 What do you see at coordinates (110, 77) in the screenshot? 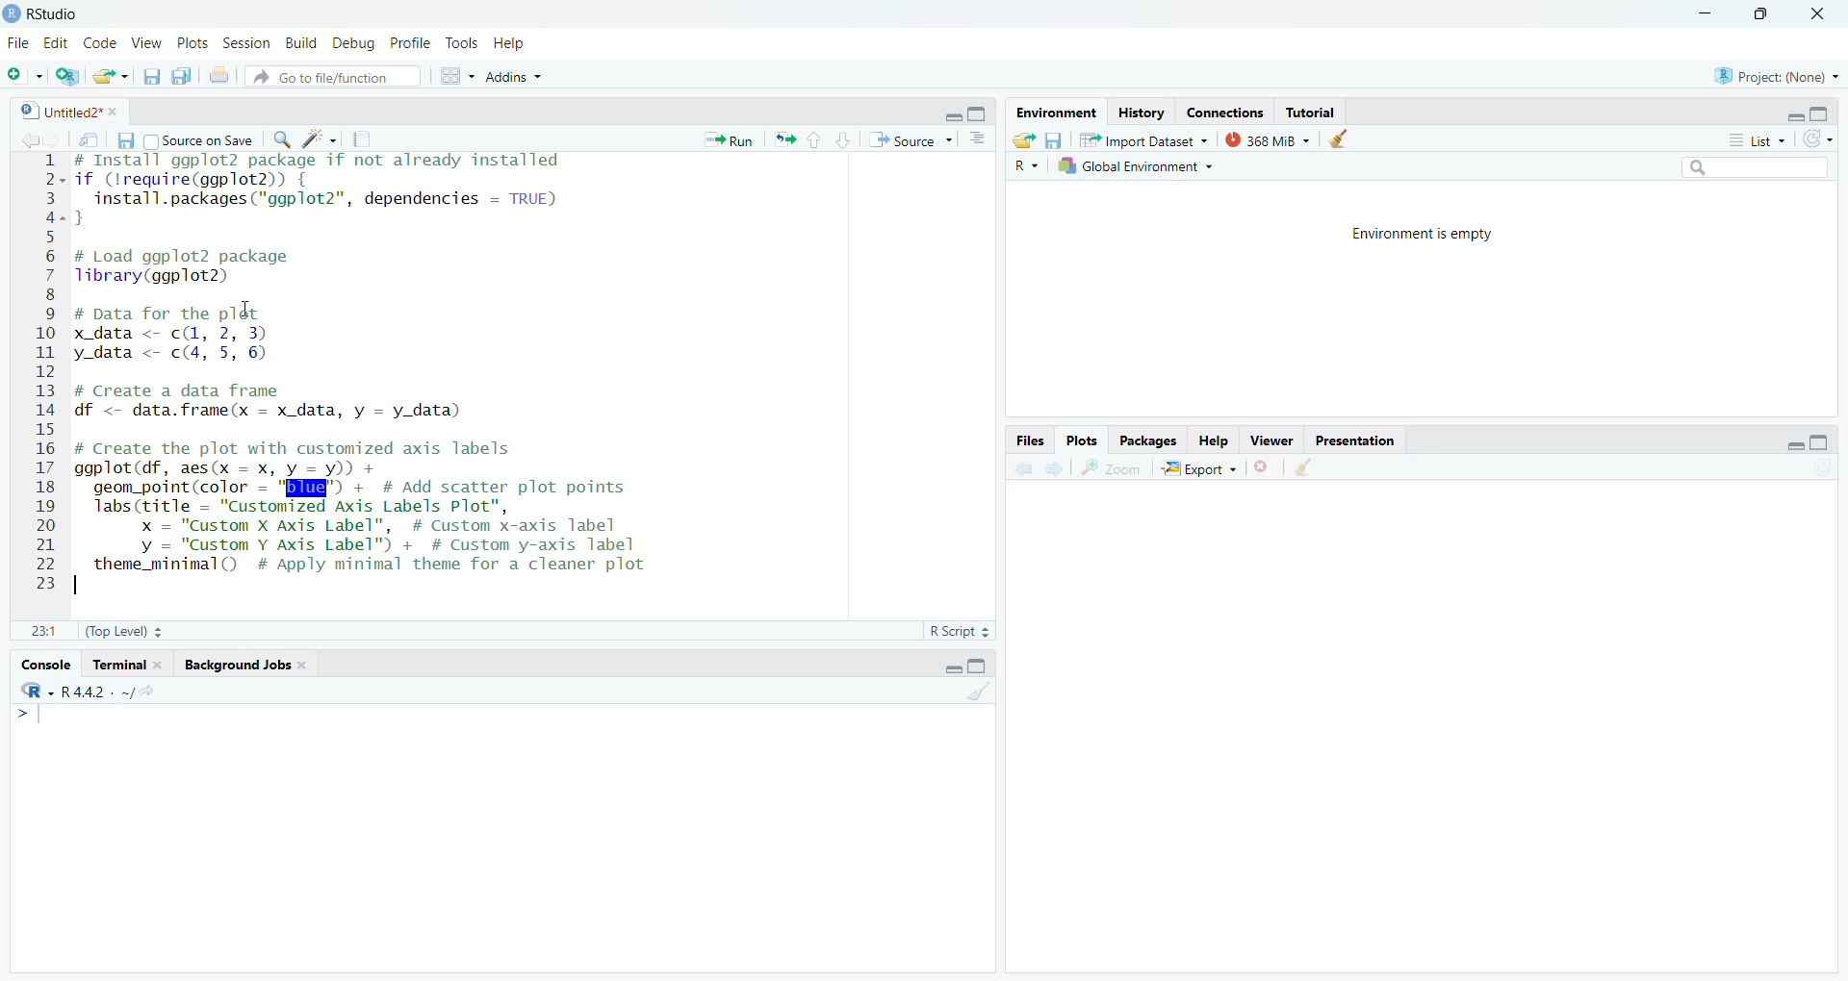
I see `export` at bounding box center [110, 77].